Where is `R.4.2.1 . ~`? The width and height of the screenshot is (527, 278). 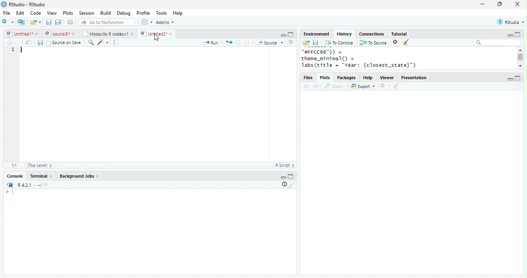 R.4.2.1 . ~ is located at coordinates (29, 185).